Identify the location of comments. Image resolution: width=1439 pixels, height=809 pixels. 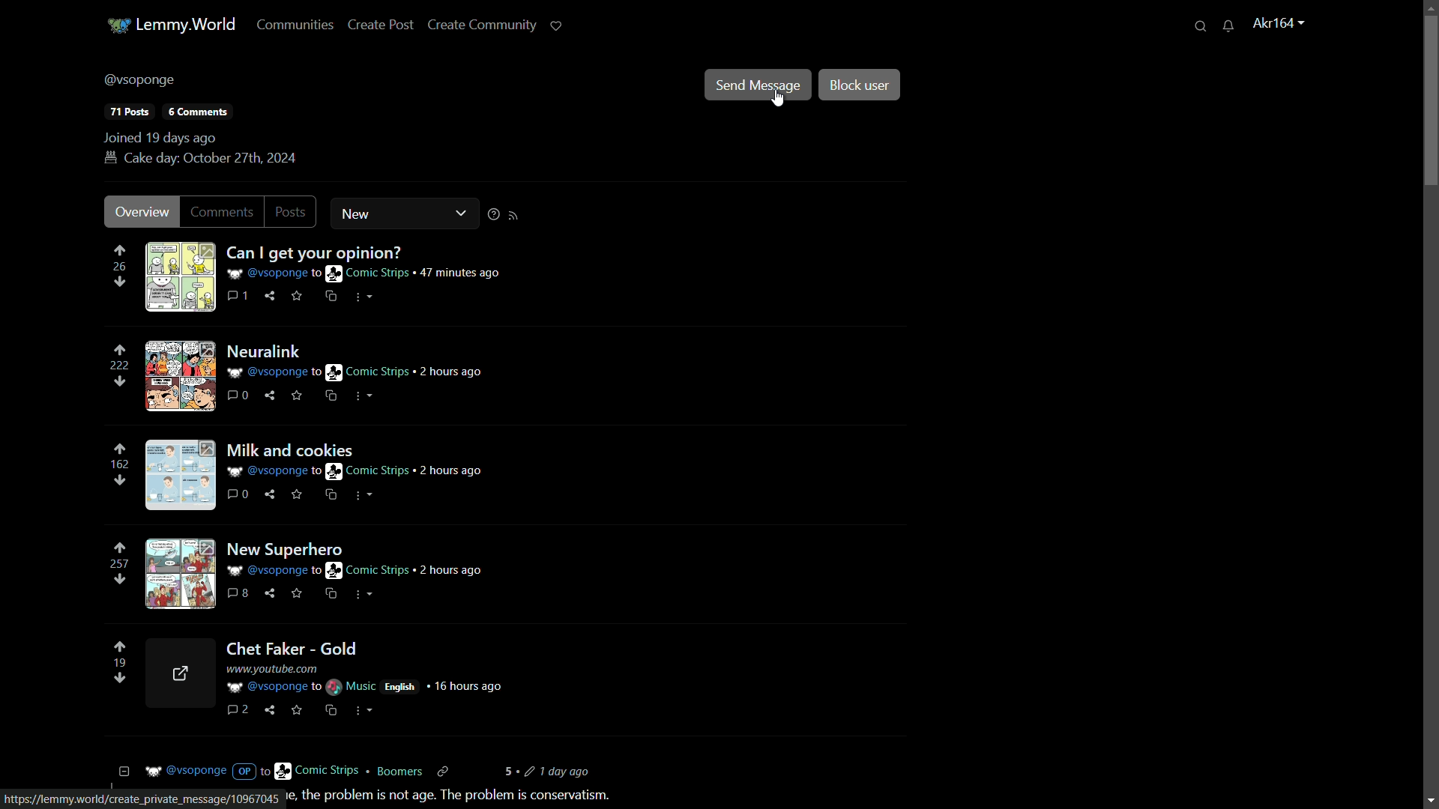
(238, 394).